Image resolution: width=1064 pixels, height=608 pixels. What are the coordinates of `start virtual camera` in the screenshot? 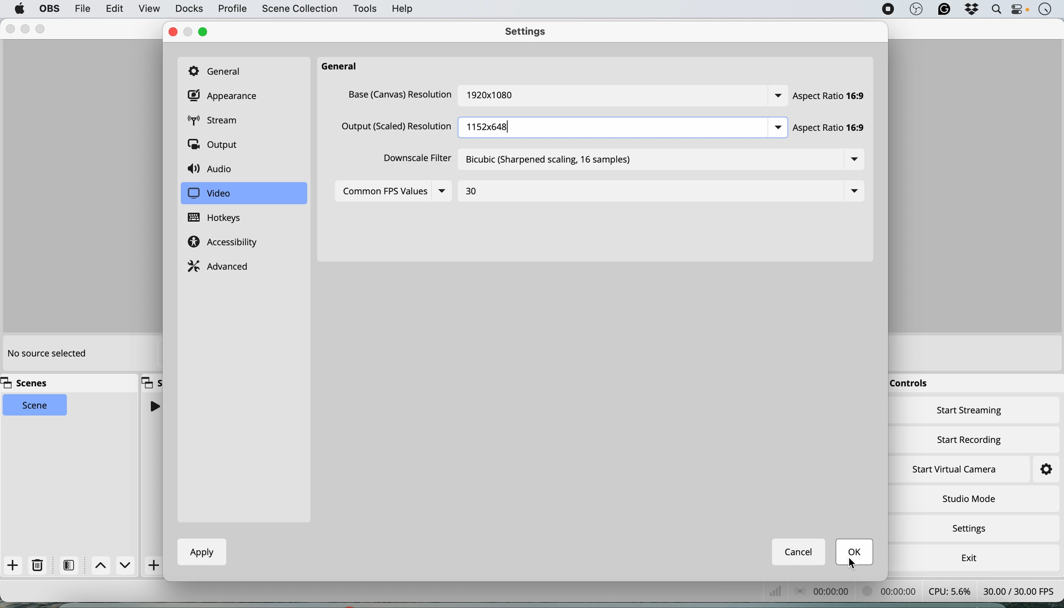 It's located at (955, 469).